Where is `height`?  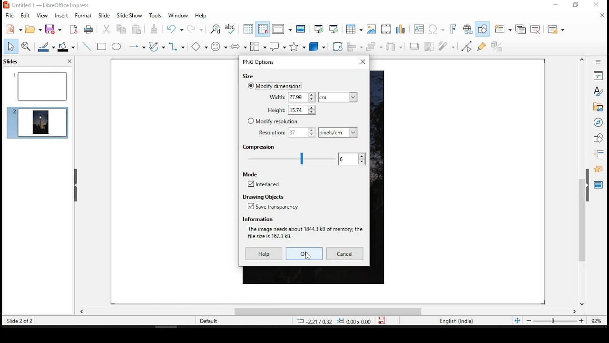 height is located at coordinates (291, 110).